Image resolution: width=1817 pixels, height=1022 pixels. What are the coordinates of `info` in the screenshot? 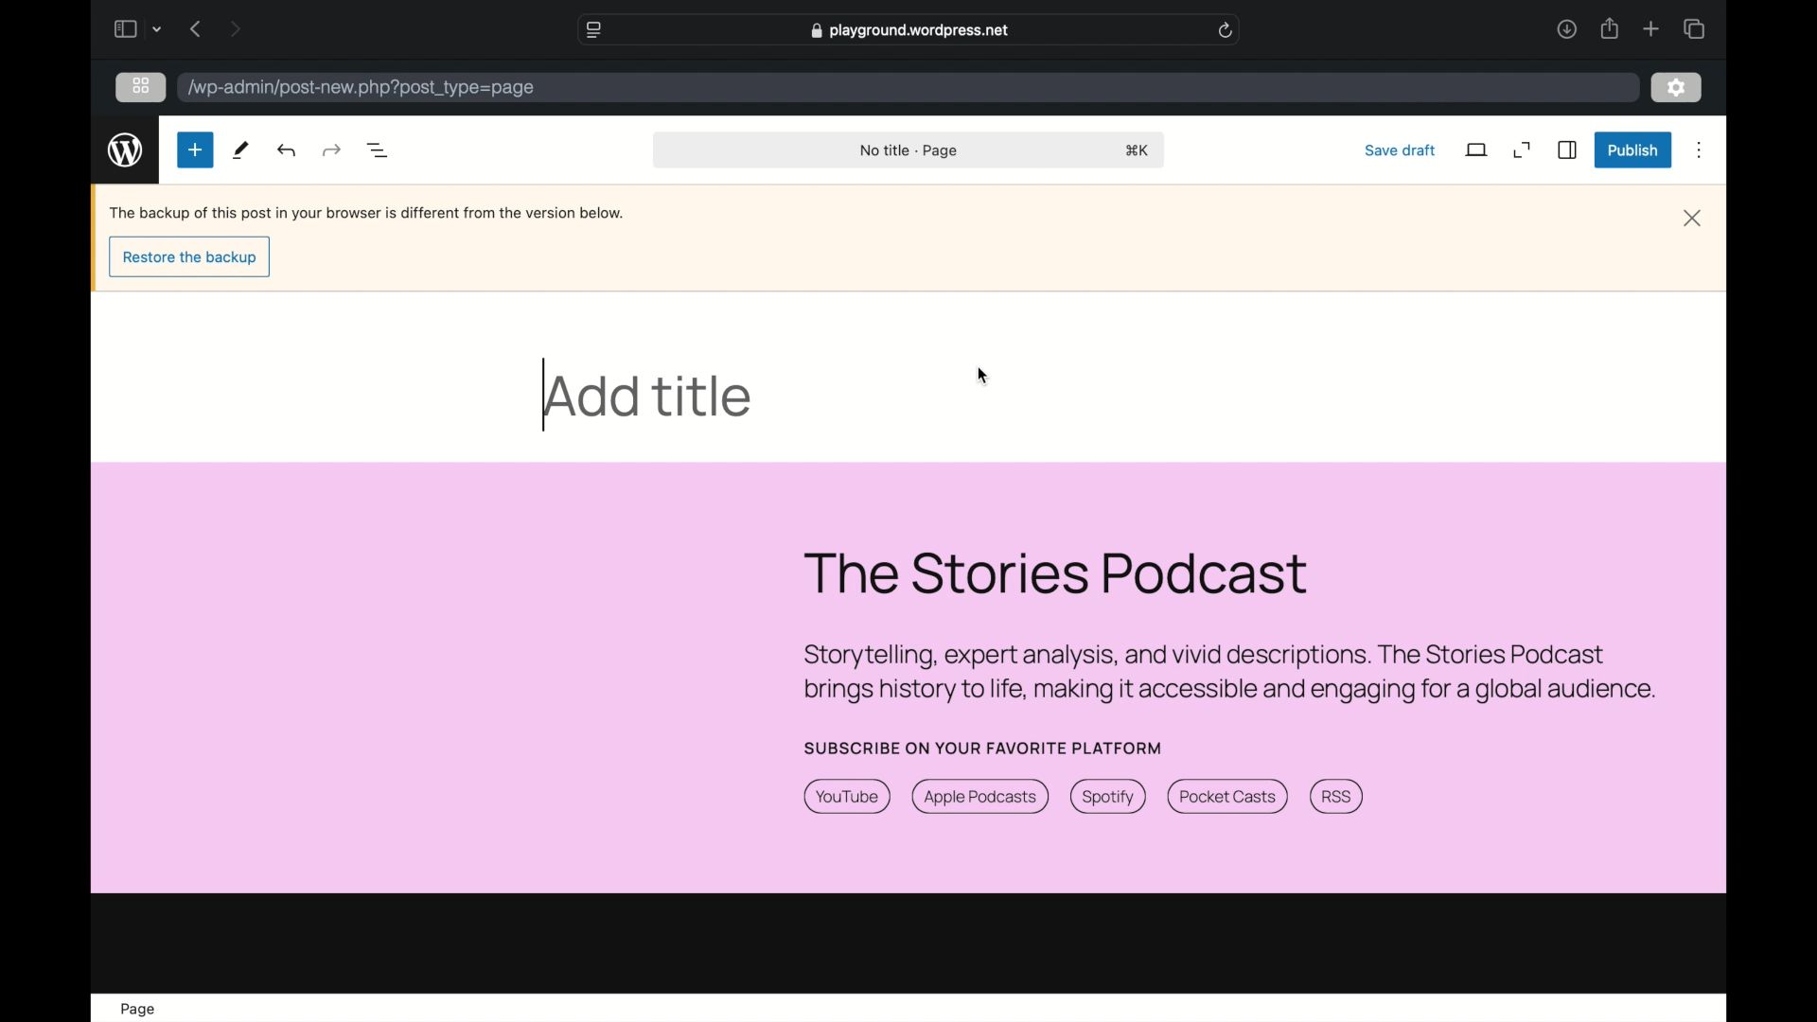 It's located at (367, 213).